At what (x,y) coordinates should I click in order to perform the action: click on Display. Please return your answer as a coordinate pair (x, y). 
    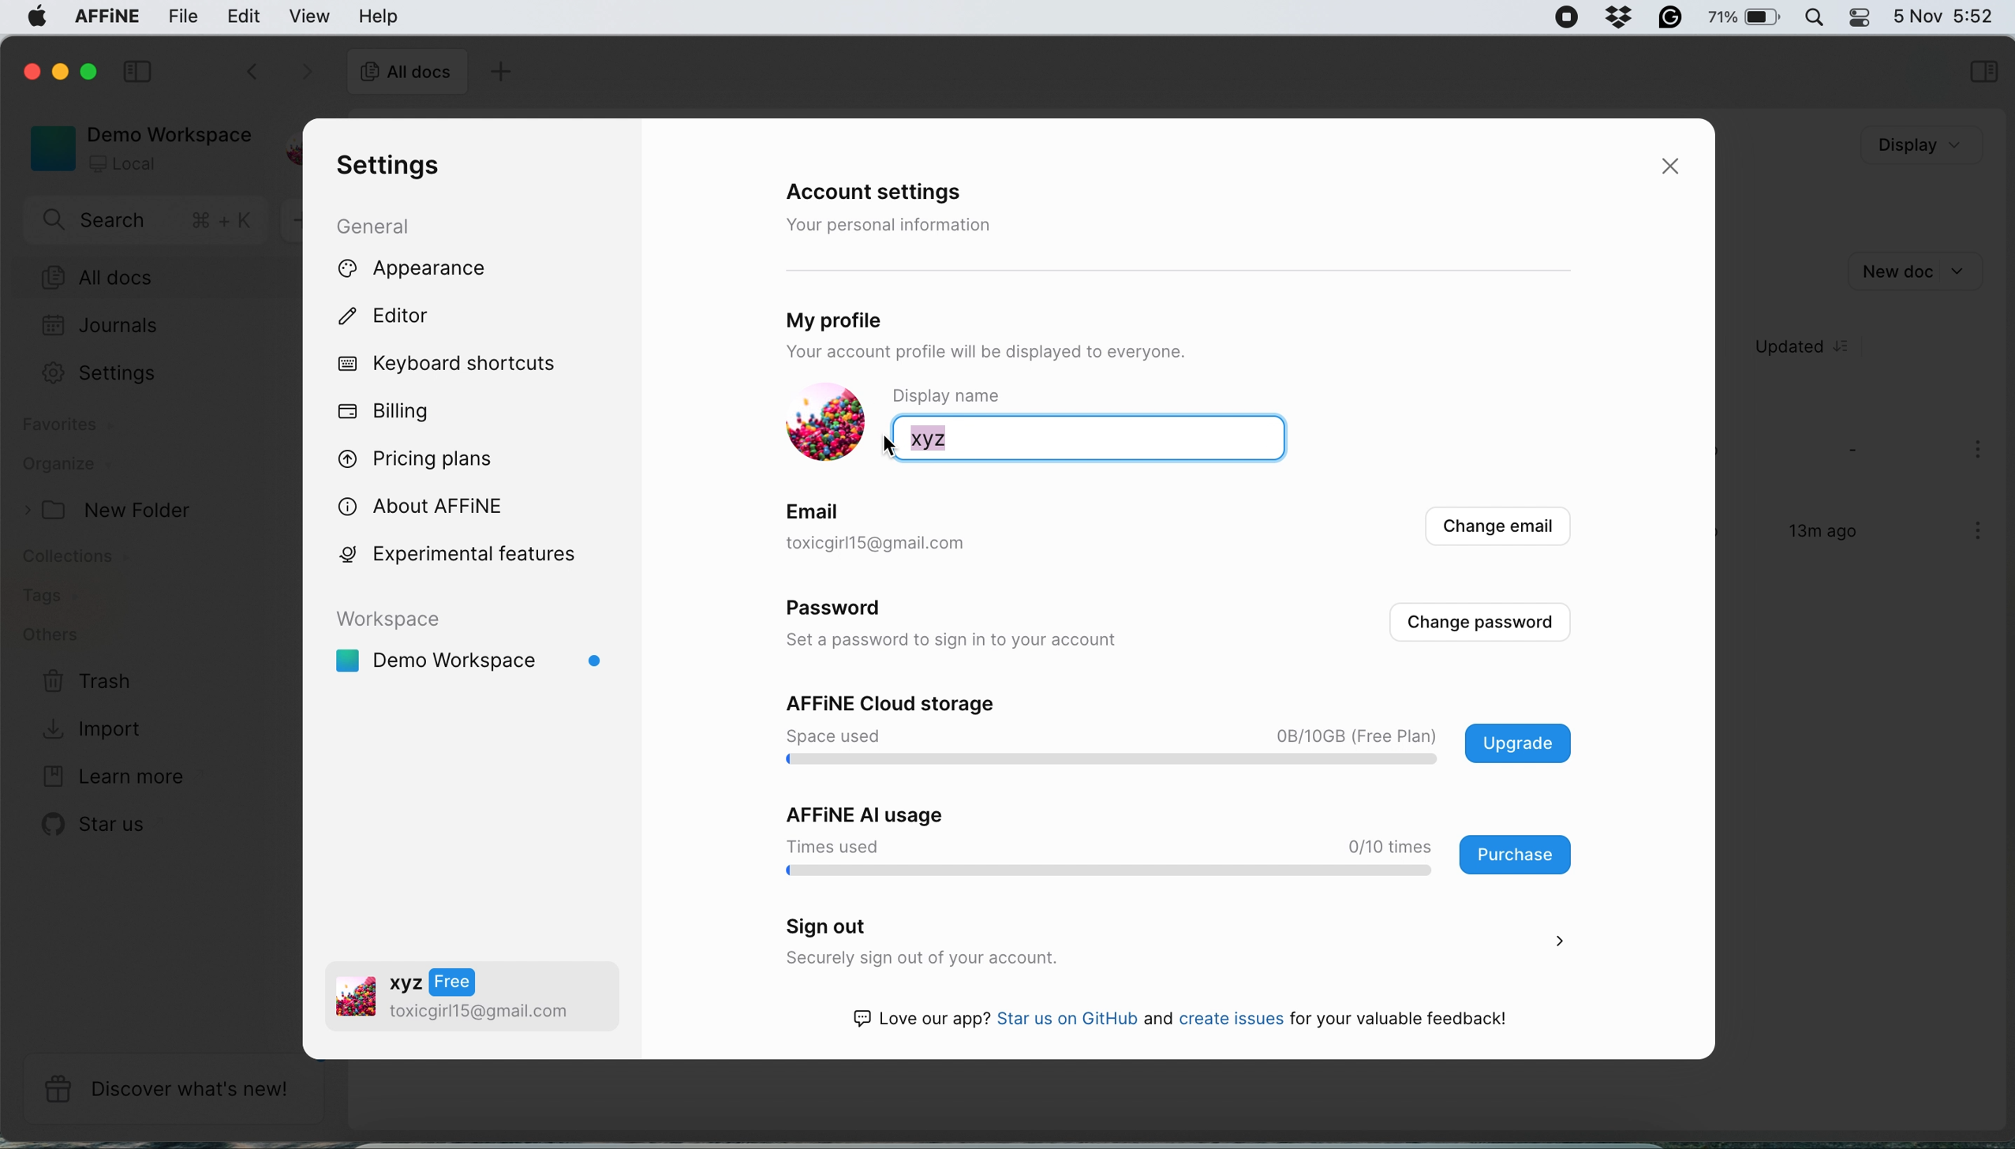
    Looking at the image, I should click on (1897, 146).